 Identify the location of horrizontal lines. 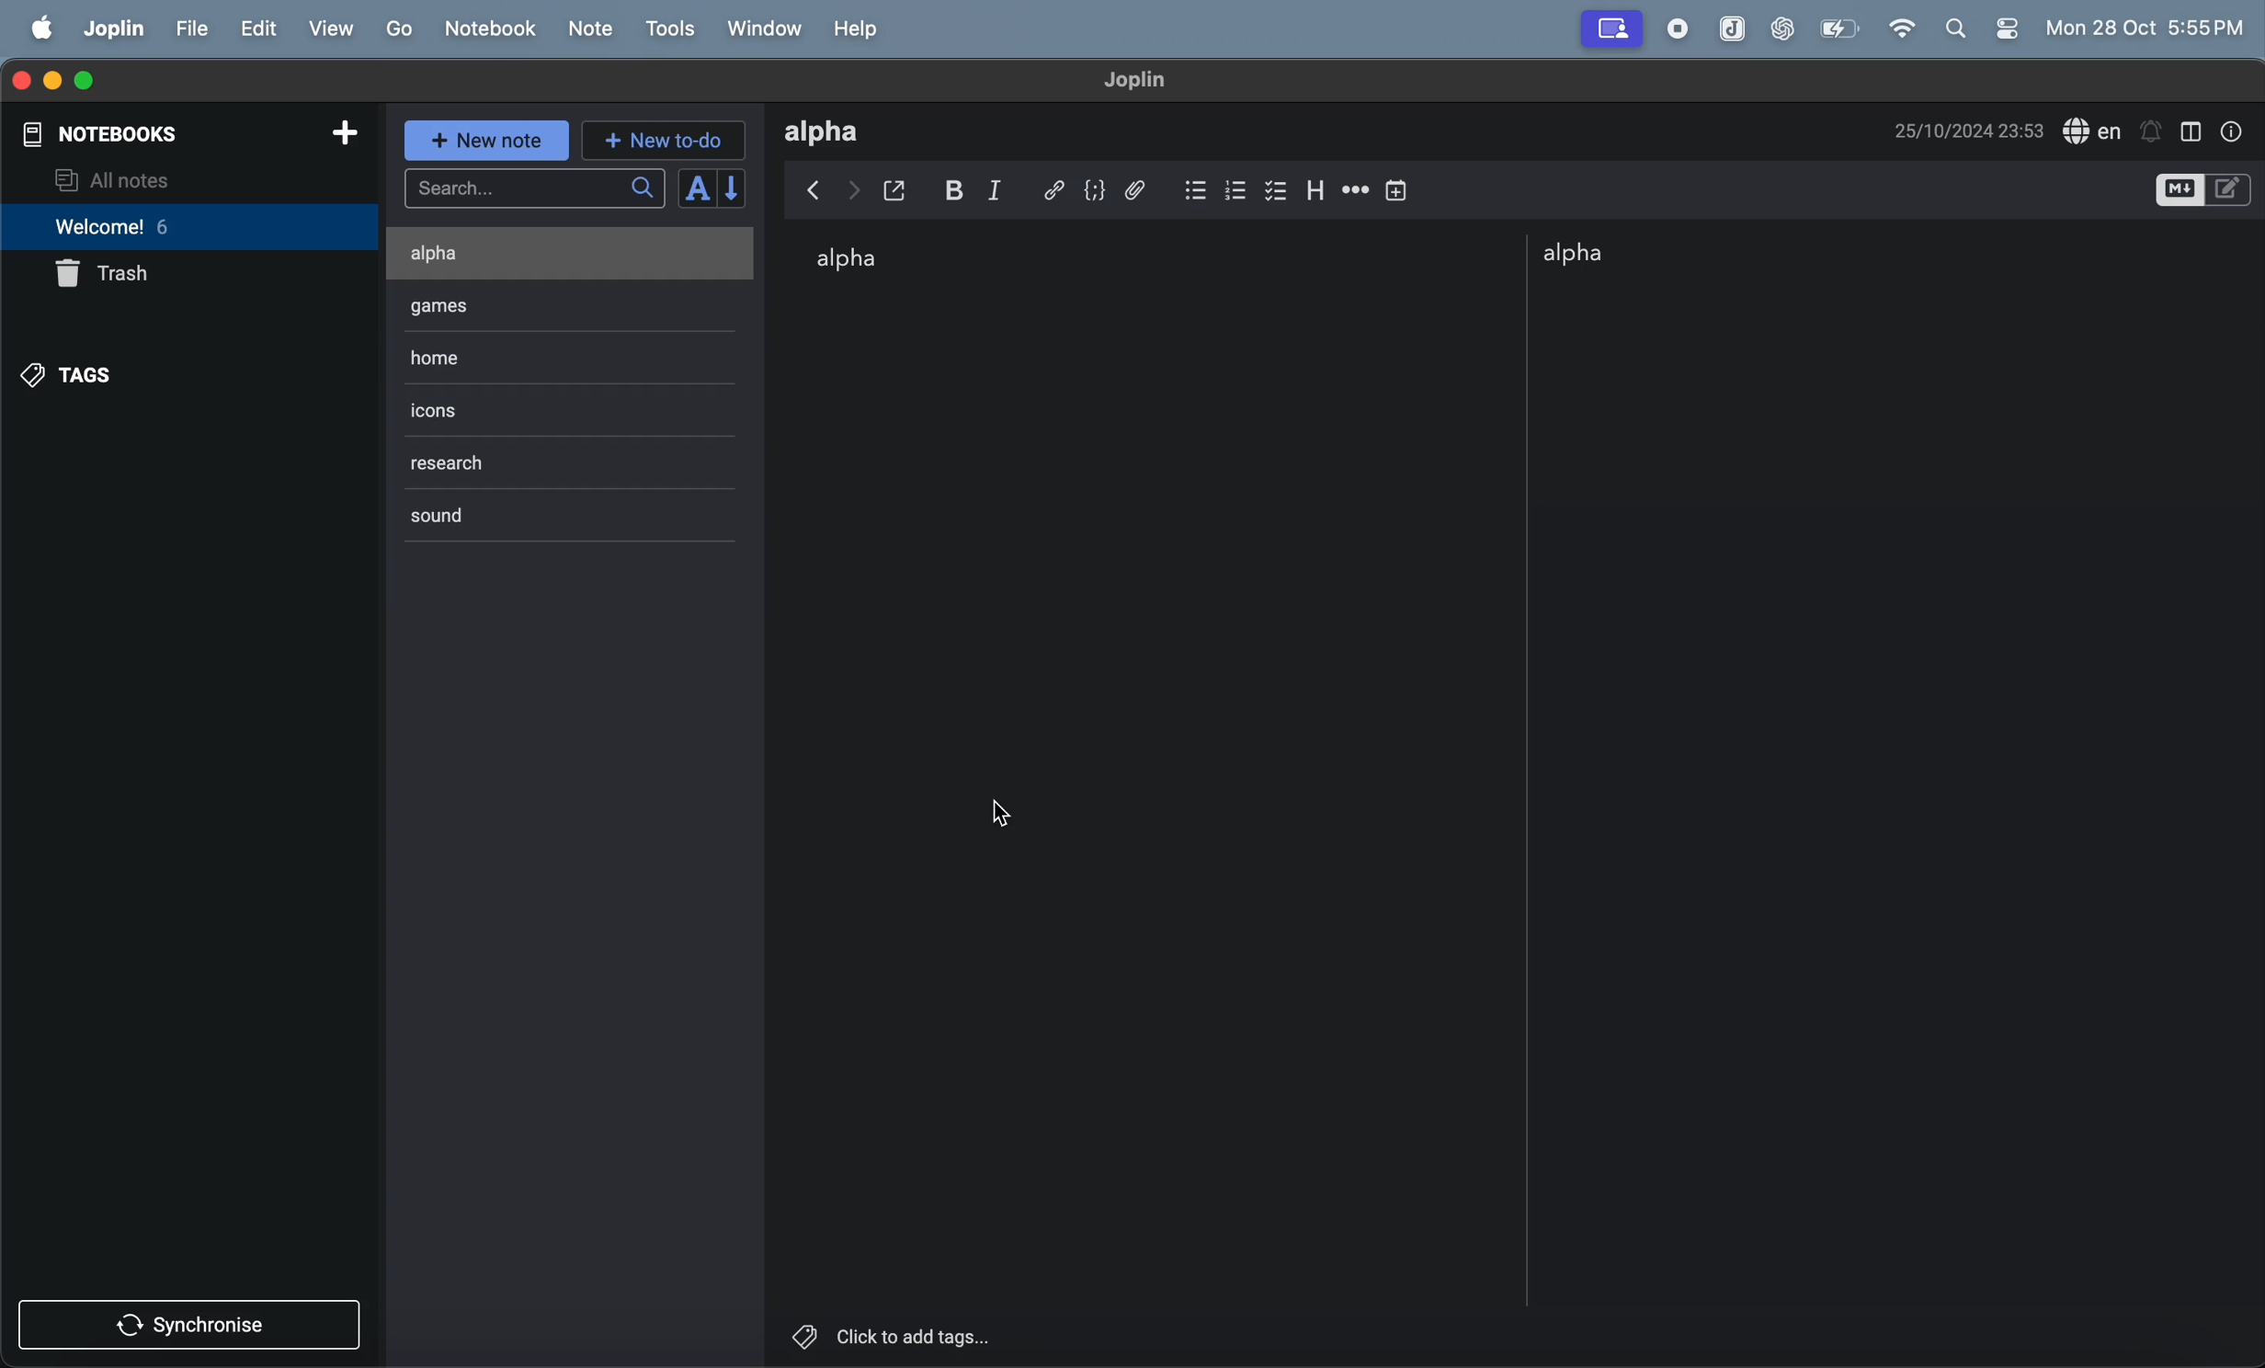
(1355, 189).